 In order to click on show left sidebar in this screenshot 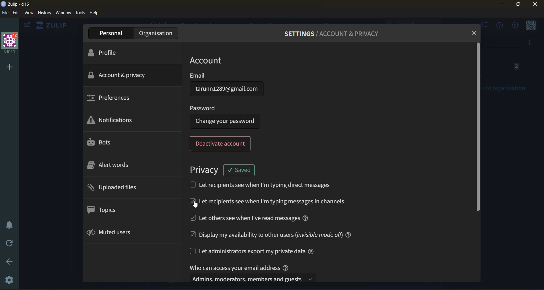, I will do `click(26, 25)`.